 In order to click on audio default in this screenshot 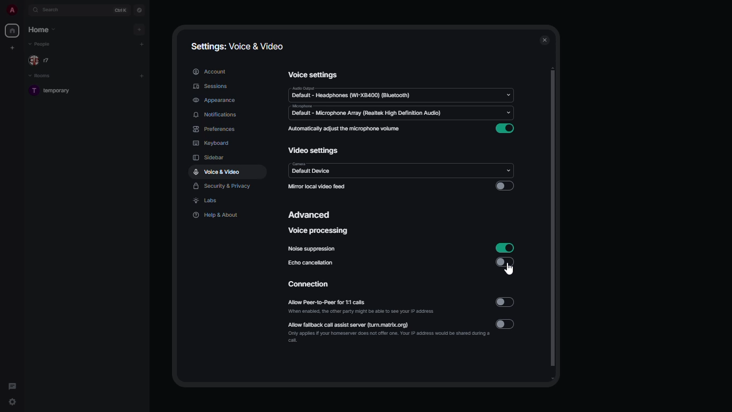, I will do `click(352, 93)`.